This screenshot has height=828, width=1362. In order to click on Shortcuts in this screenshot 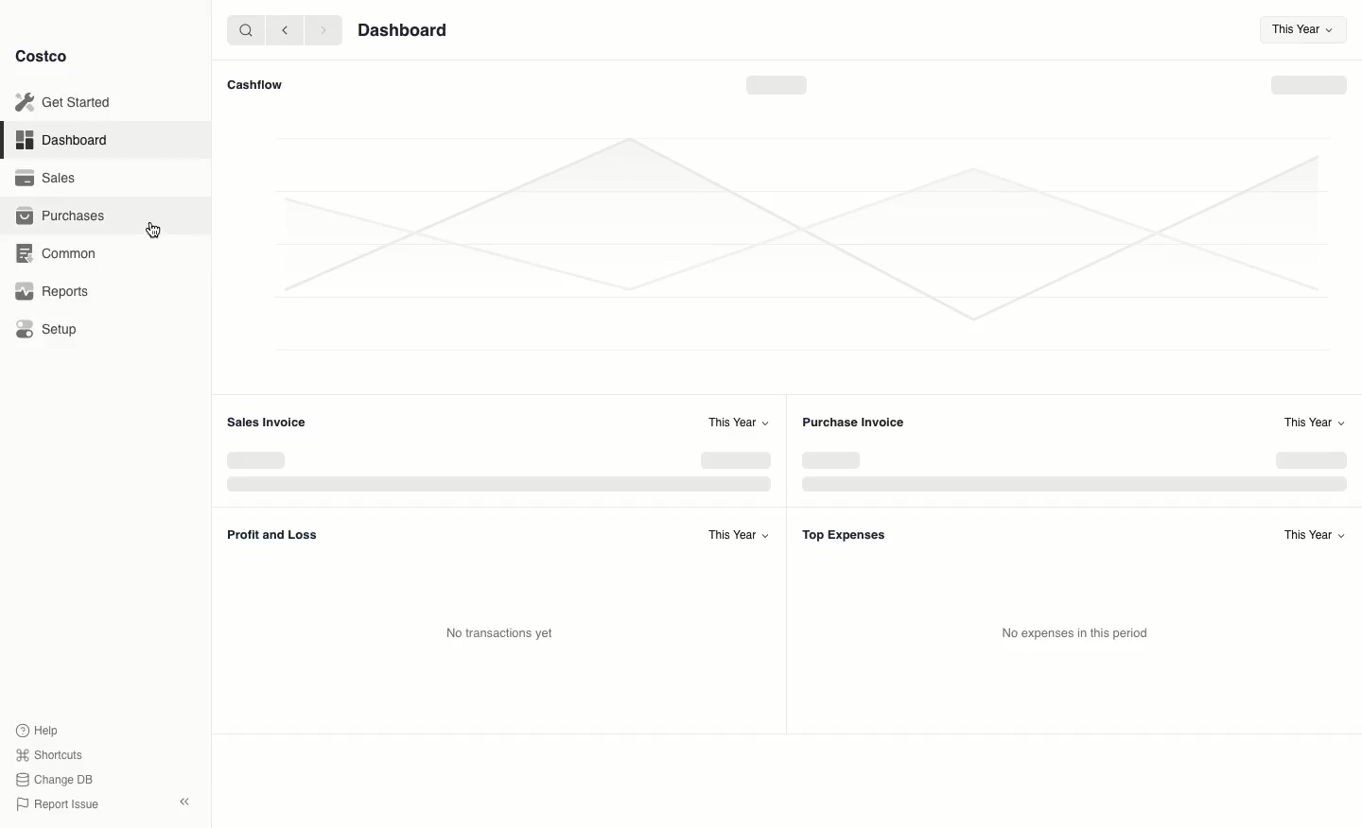, I will do `click(48, 753)`.